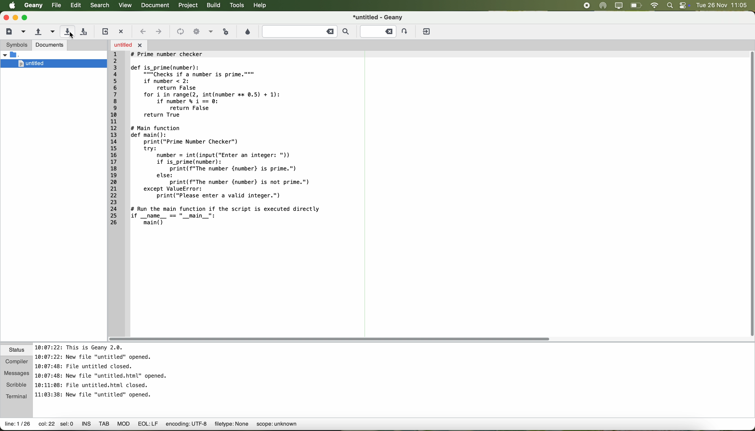 This screenshot has height=431, width=755. I want to click on date and hour, so click(724, 5).